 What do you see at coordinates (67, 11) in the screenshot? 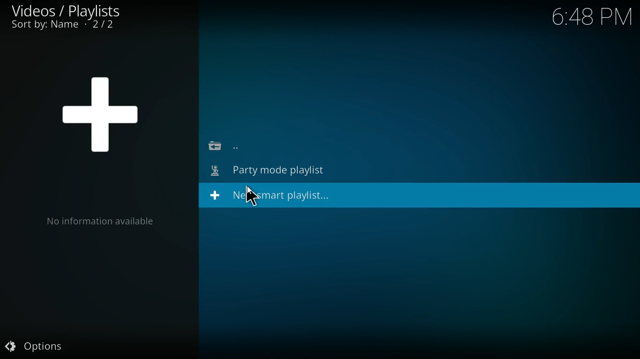
I see `videos/plaaylists` at bounding box center [67, 11].